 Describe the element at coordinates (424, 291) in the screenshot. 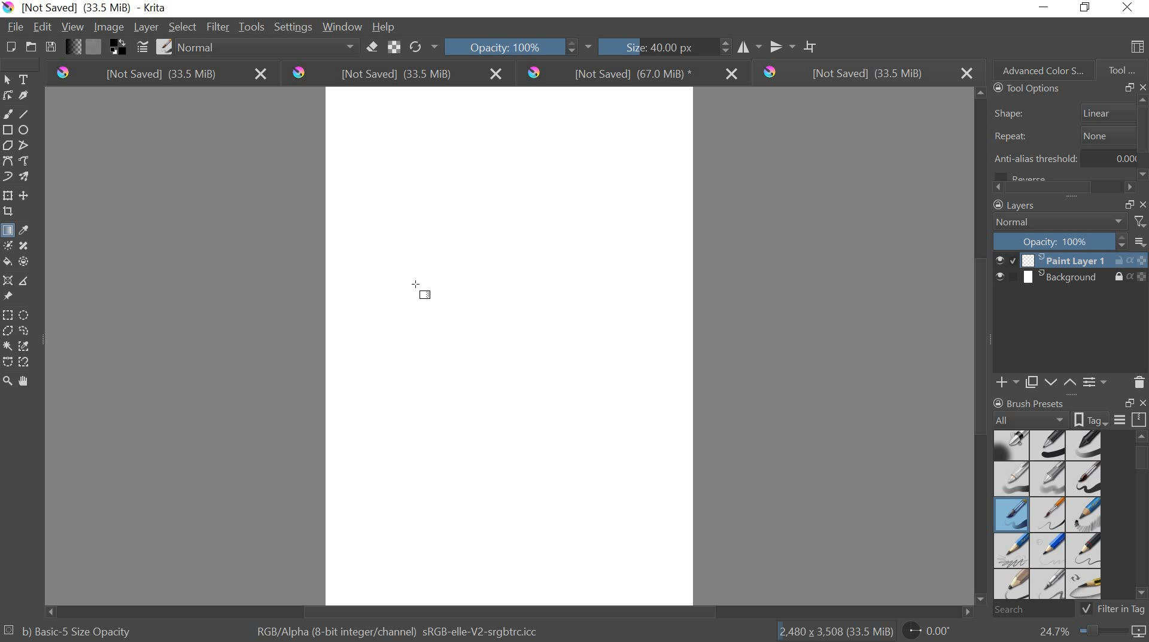

I see `cursor` at that location.